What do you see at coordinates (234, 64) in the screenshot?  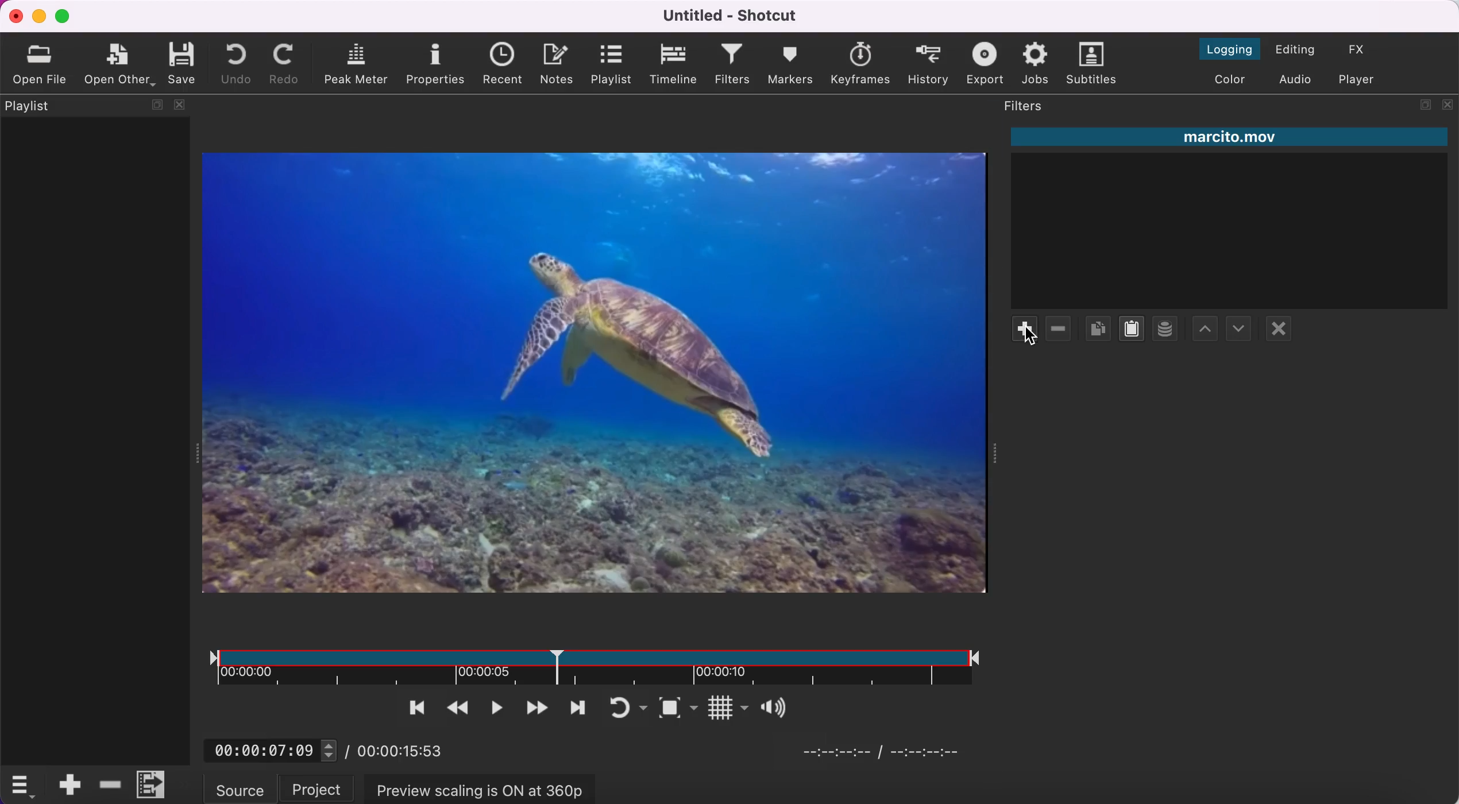 I see `undo` at bounding box center [234, 64].